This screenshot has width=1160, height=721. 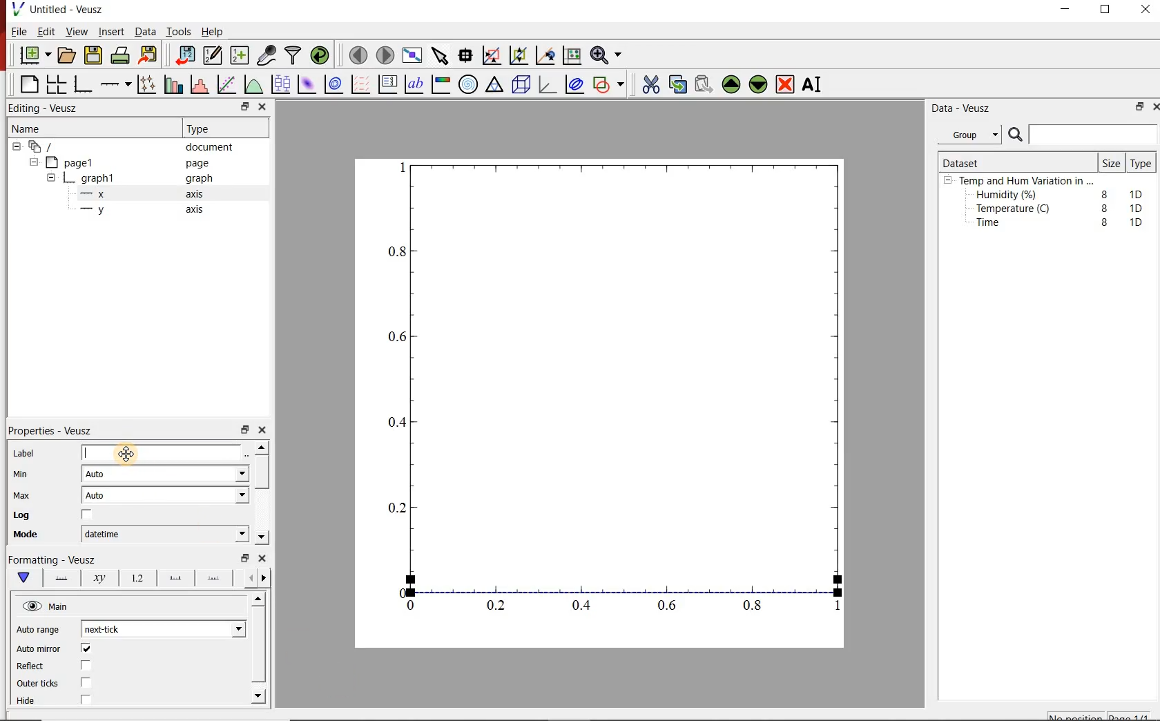 I want to click on close, so click(x=267, y=430).